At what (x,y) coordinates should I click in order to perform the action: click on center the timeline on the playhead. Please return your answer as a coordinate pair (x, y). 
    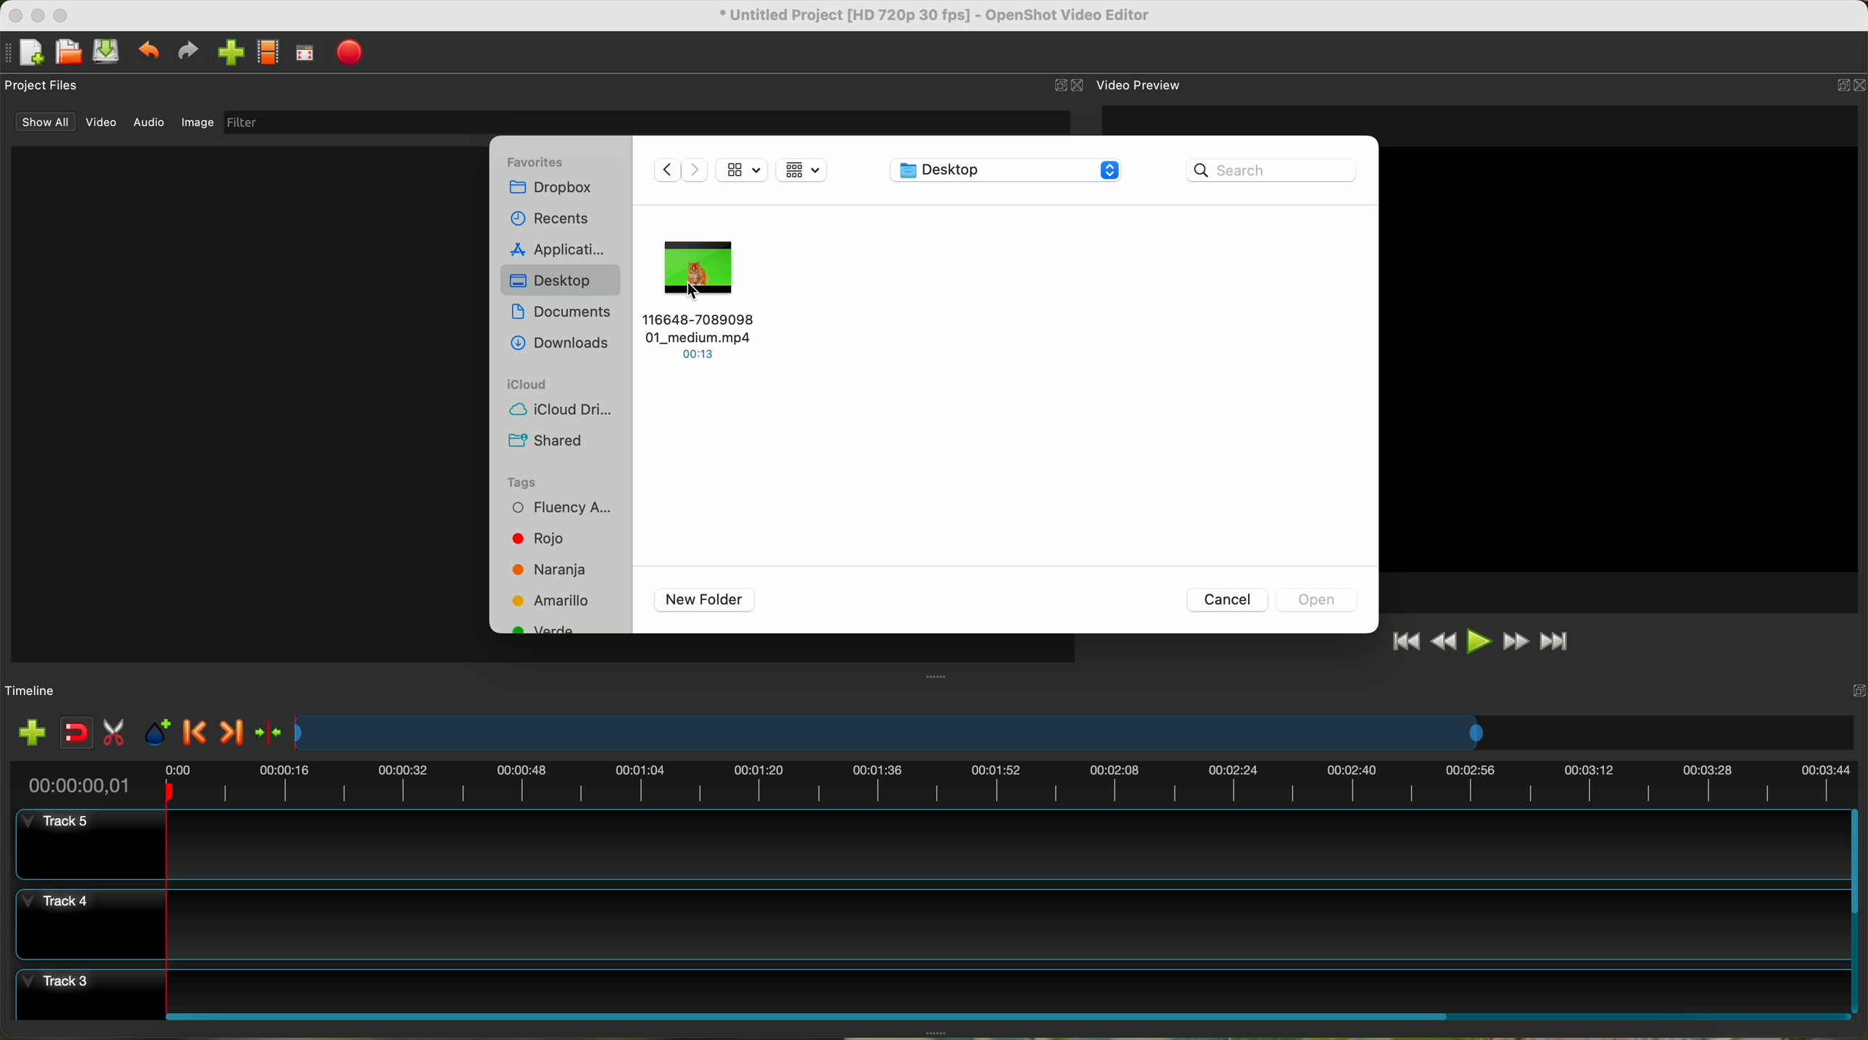
    Looking at the image, I should click on (270, 733).